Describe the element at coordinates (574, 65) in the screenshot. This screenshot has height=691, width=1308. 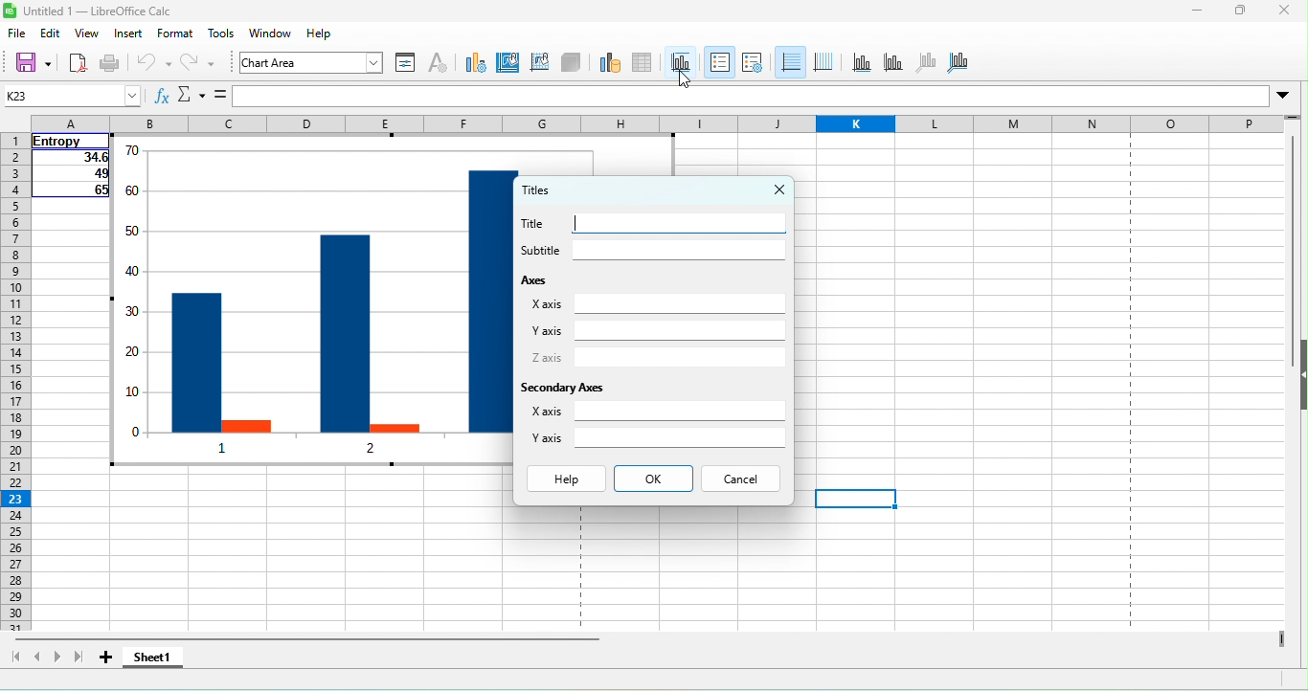
I see `3 d view` at that location.